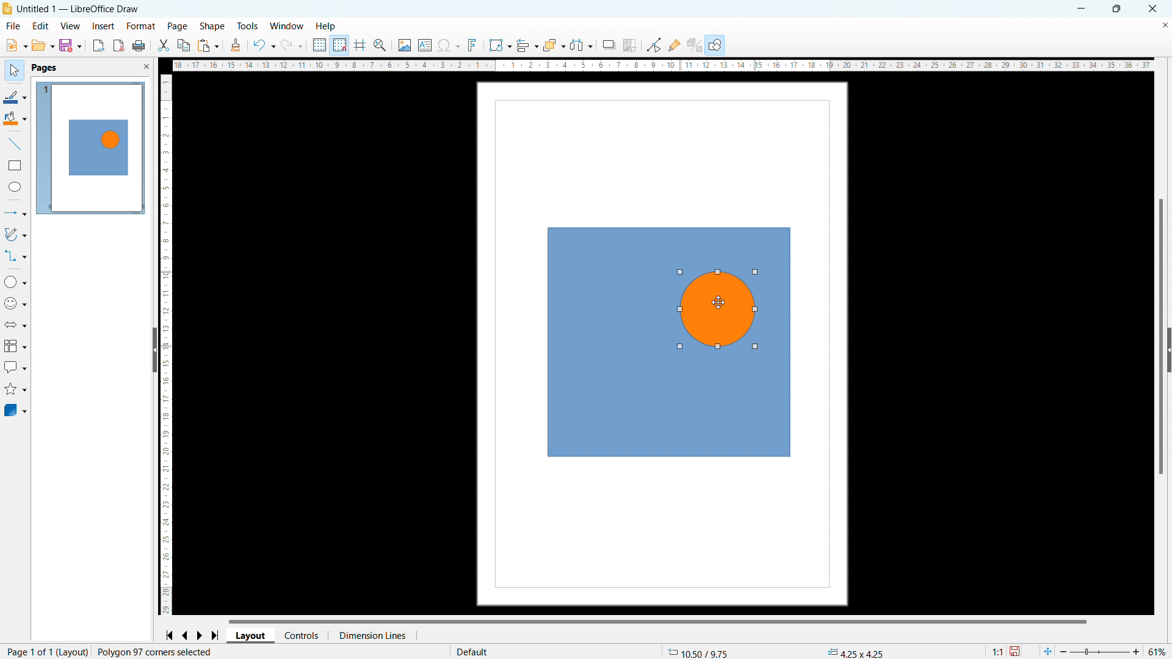 The width and height of the screenshot is (1172, 659). Describe the element at coordinates (1169, 349) in the screenshot. I see `expand pane` at that location.